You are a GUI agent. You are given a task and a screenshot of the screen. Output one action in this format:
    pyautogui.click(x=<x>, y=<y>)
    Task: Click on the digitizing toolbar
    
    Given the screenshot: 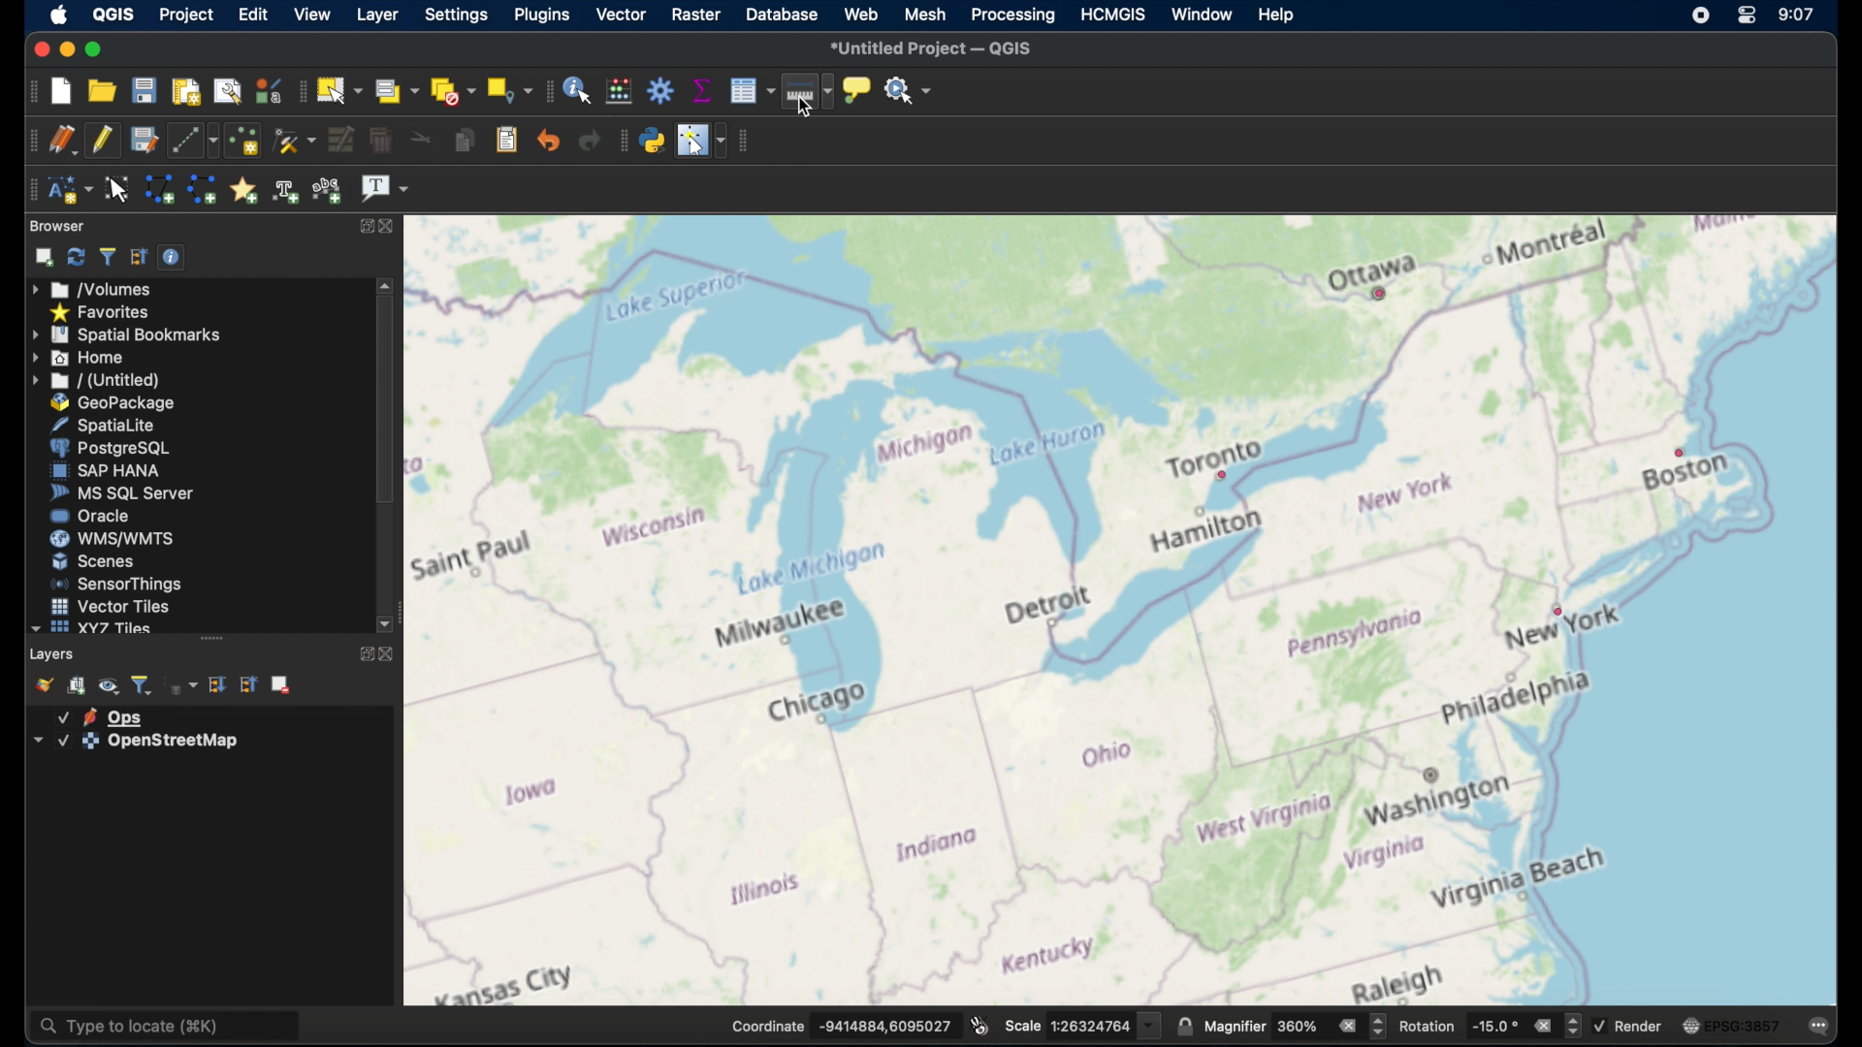 What is the action you would take?
    pyautogui.click(x=28, y=141)
    